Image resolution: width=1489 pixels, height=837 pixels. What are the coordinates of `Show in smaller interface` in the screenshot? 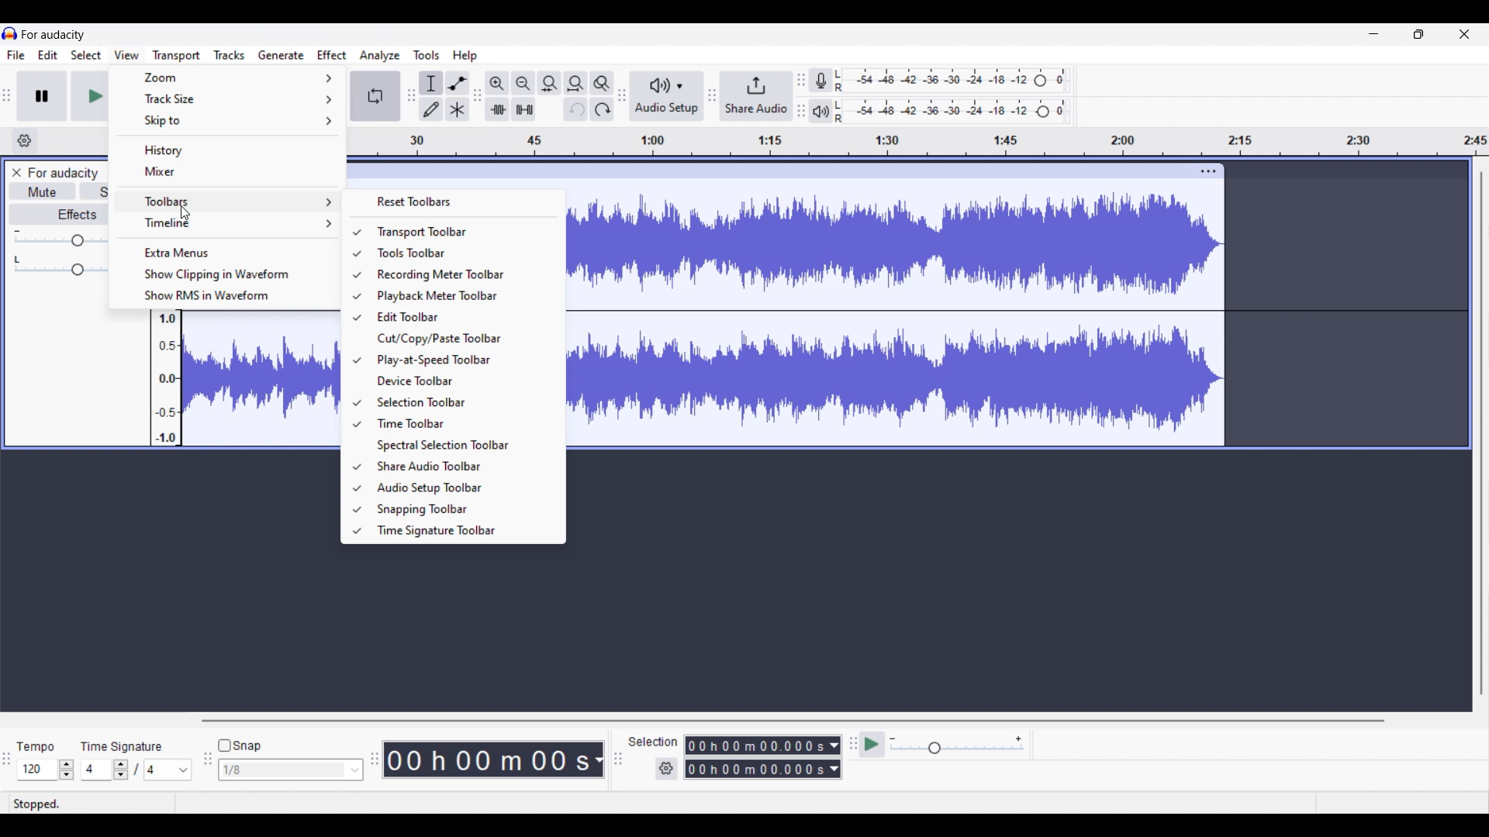 It's located at (1418, 34).